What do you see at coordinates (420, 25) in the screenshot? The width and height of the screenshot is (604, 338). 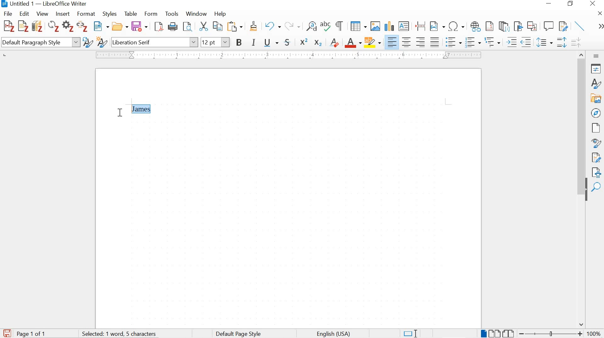 I see `insert page break` at bounding box center [420, 25].